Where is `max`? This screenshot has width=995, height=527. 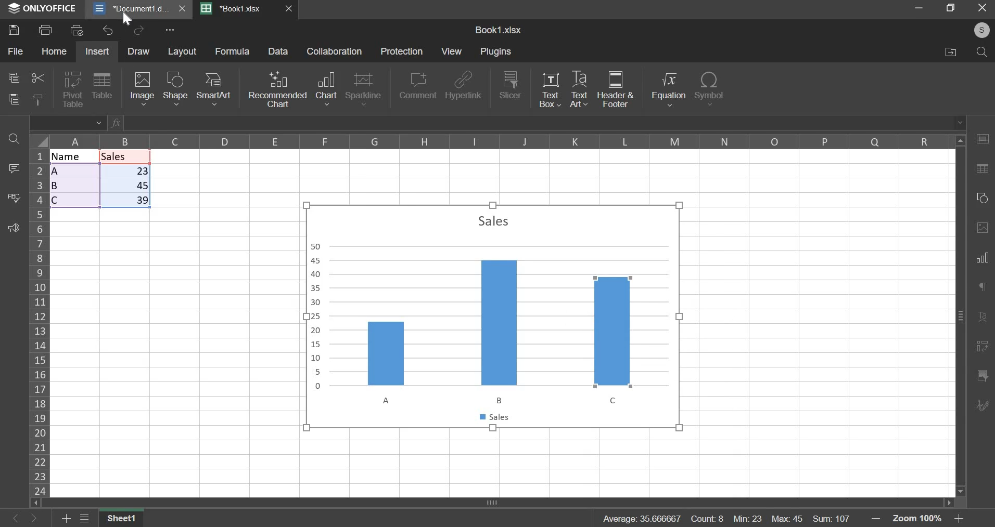 max is located at coordinates (787, 517).